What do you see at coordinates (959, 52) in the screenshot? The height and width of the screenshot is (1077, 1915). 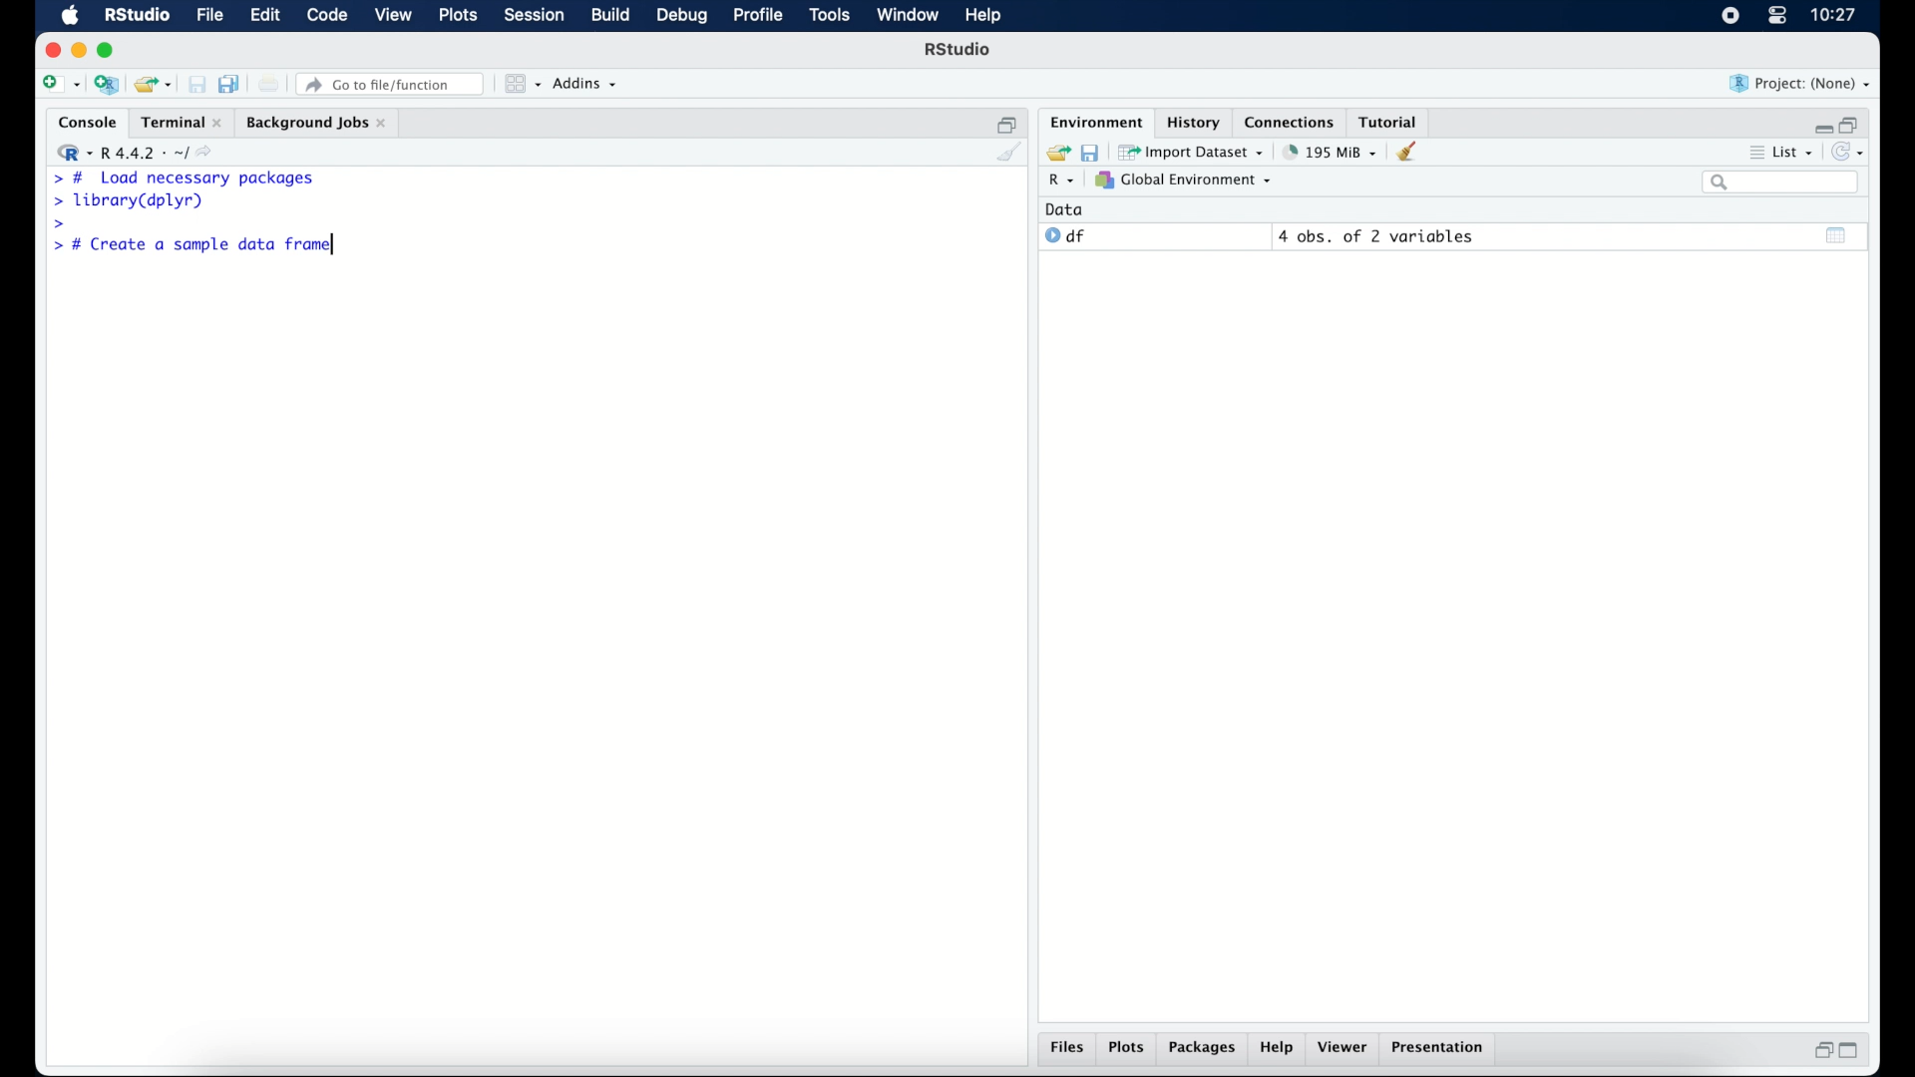 I see `R Studio` at bounding box center [959, 52].